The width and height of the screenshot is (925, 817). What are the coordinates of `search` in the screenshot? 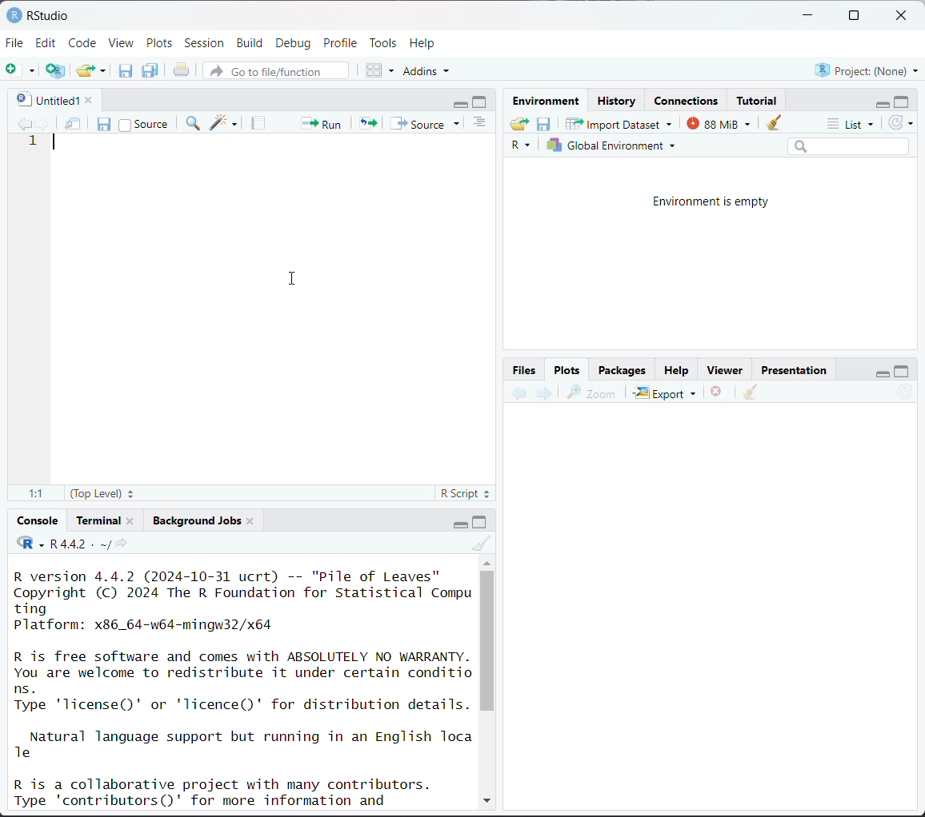 It's located at (848, 145).